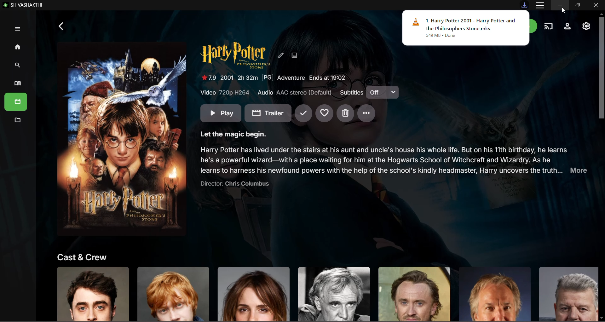  What do you see at coordinates (19, 47) in the screenshot?
I see `Home` at bounding box center [19, 47].